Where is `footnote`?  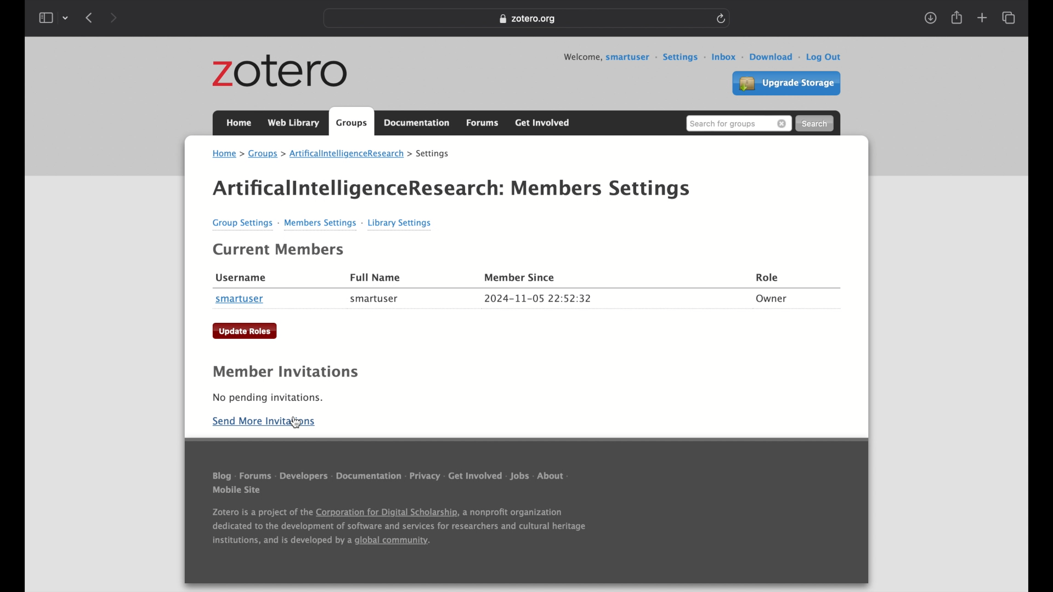
footnote is located at coordinates (401, 527).